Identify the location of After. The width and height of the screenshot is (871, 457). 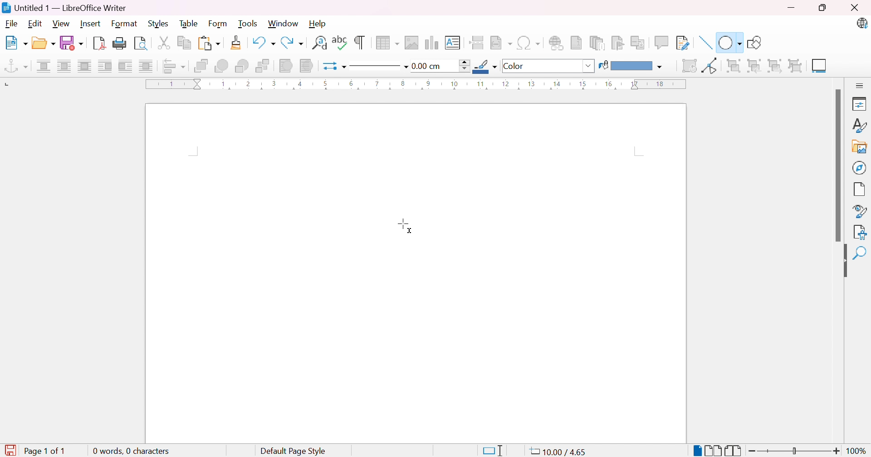
(125, 65).